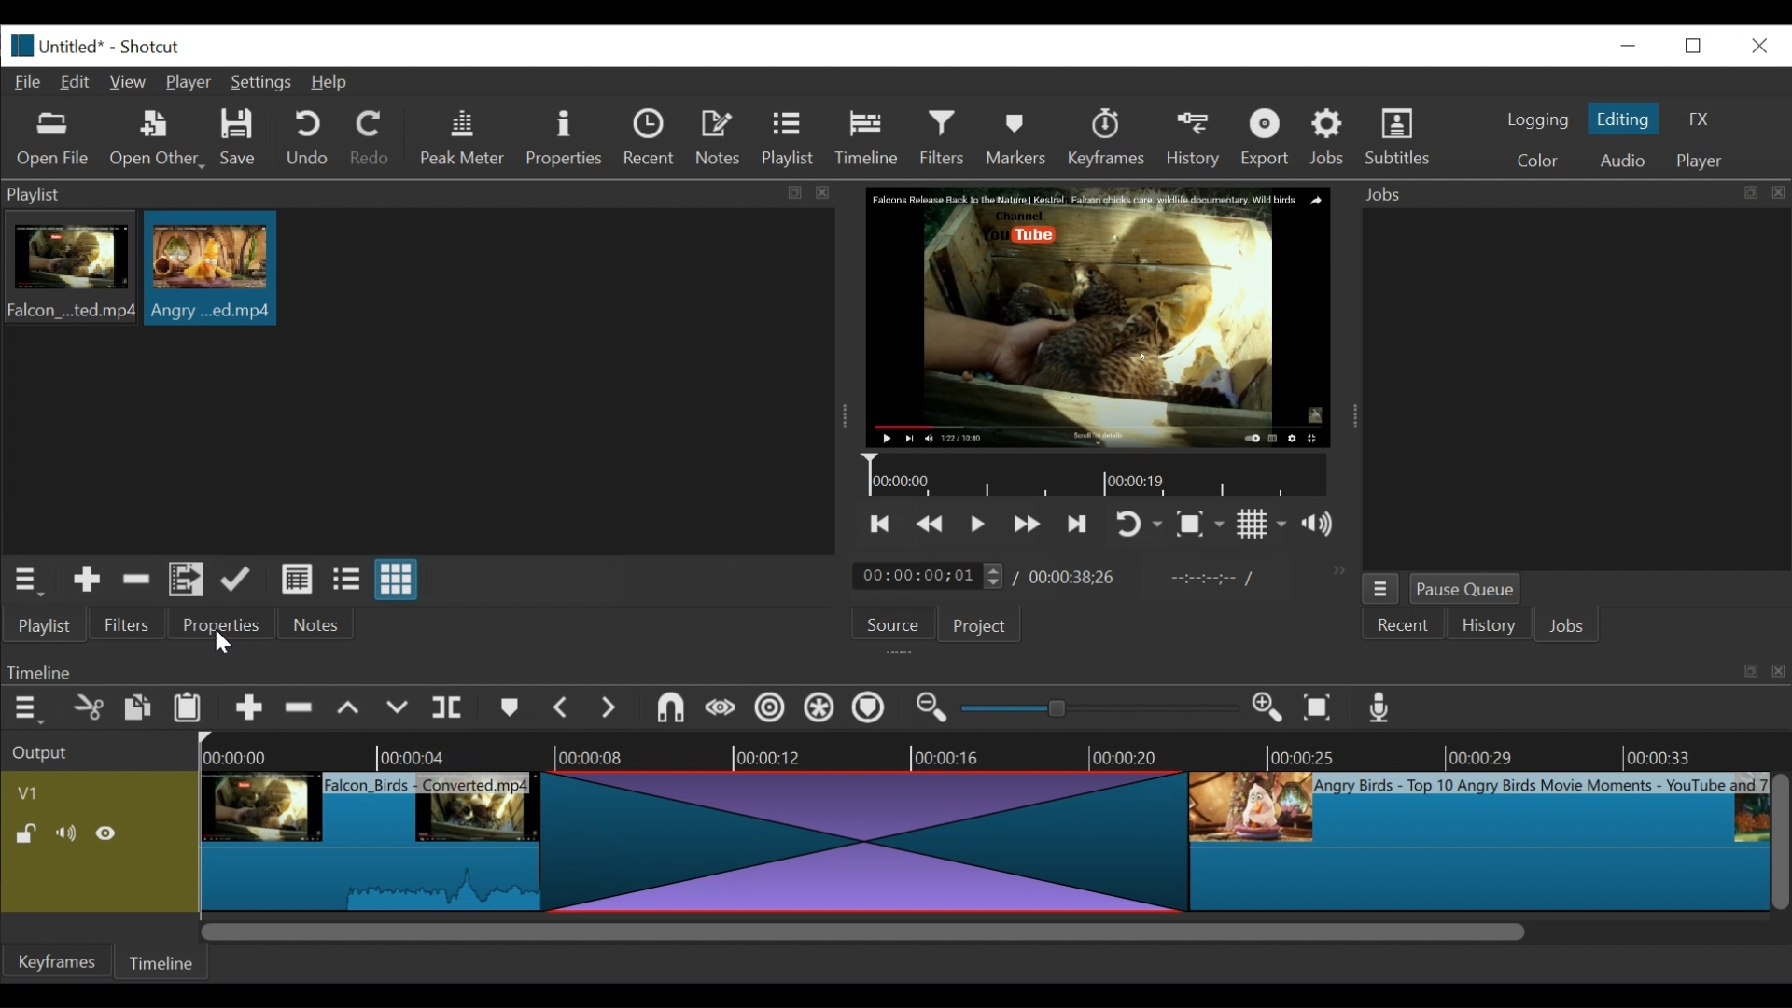 This screenshot has height=1008, width=1792. I want to click on clip, so click(1479, 844).